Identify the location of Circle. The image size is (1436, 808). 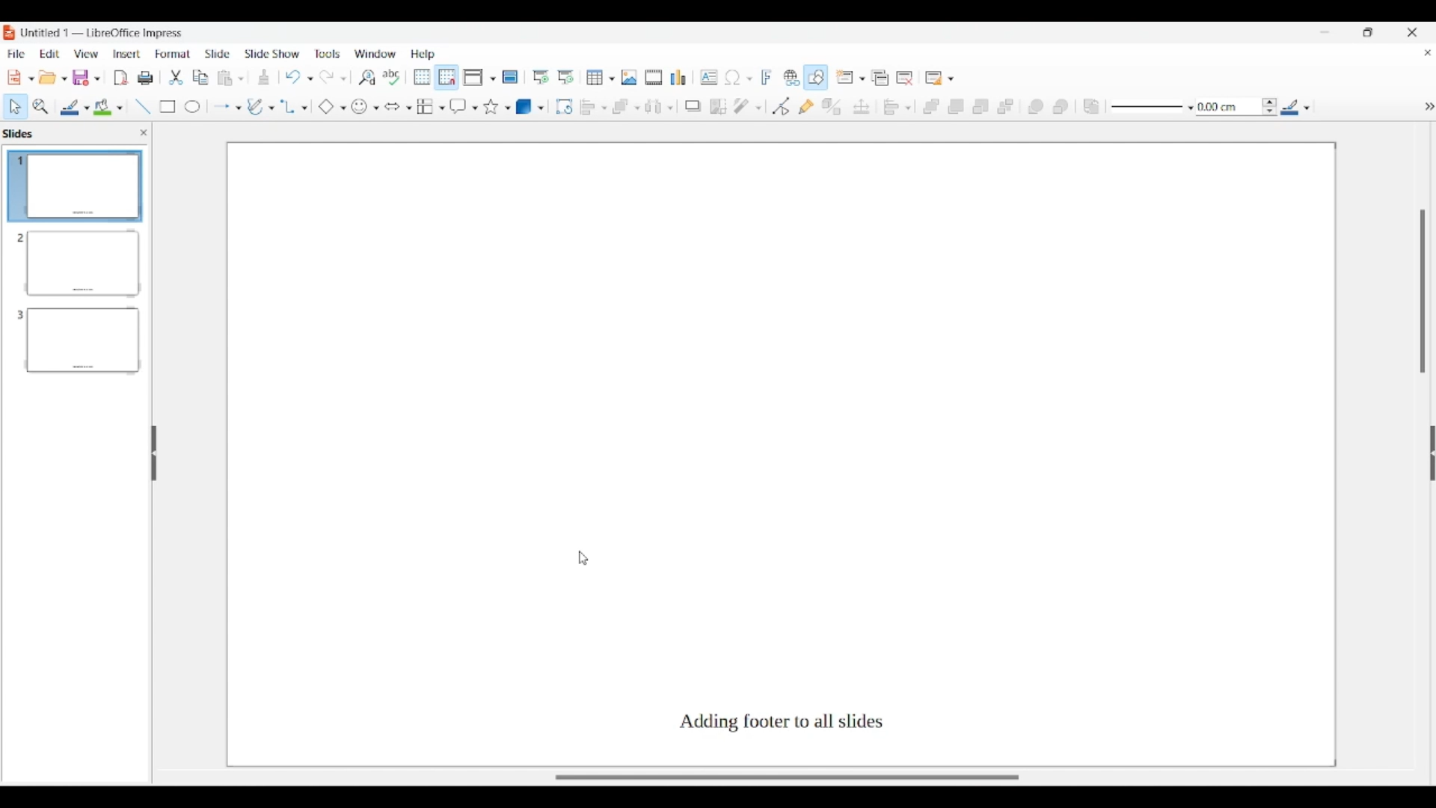
(191, 107).